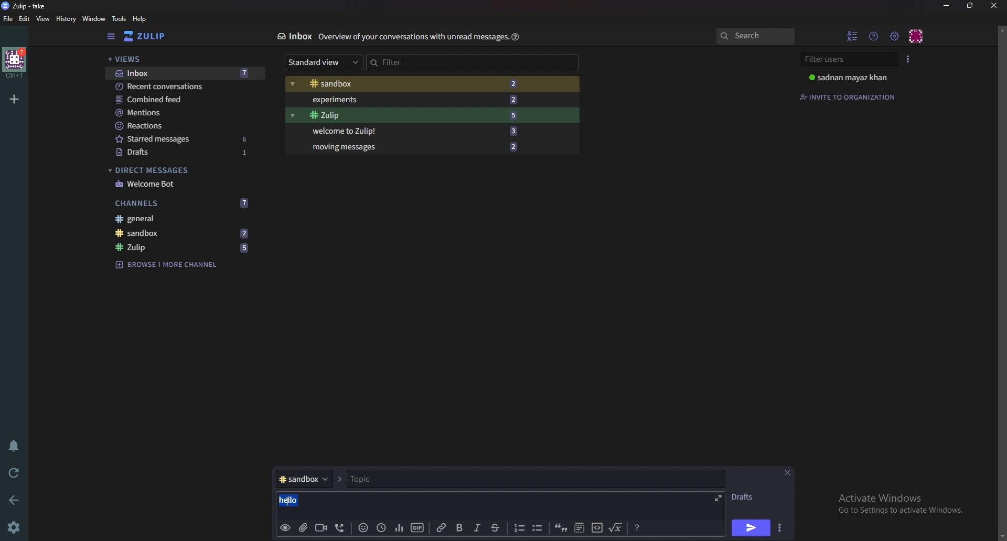  Describe the element at coordinates (65, 19) in the screenshot. I see `history` at that location.